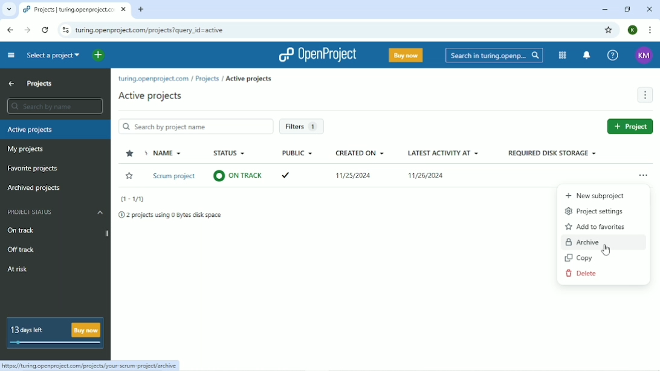 This screenshot has height=371, width=660. Describe the element at coordinates (627, 9) in the screenshot. I see `Window size toggle` at that location.